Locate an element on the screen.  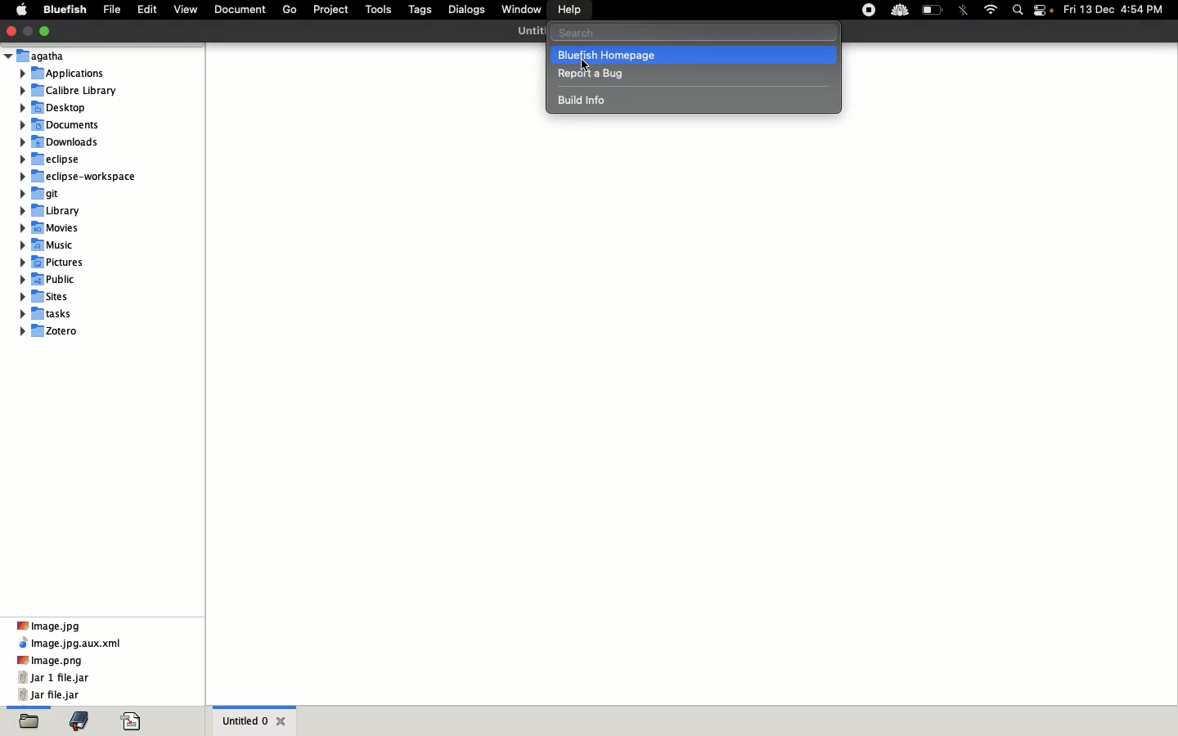
downloads is located at coordinates (63, 142).